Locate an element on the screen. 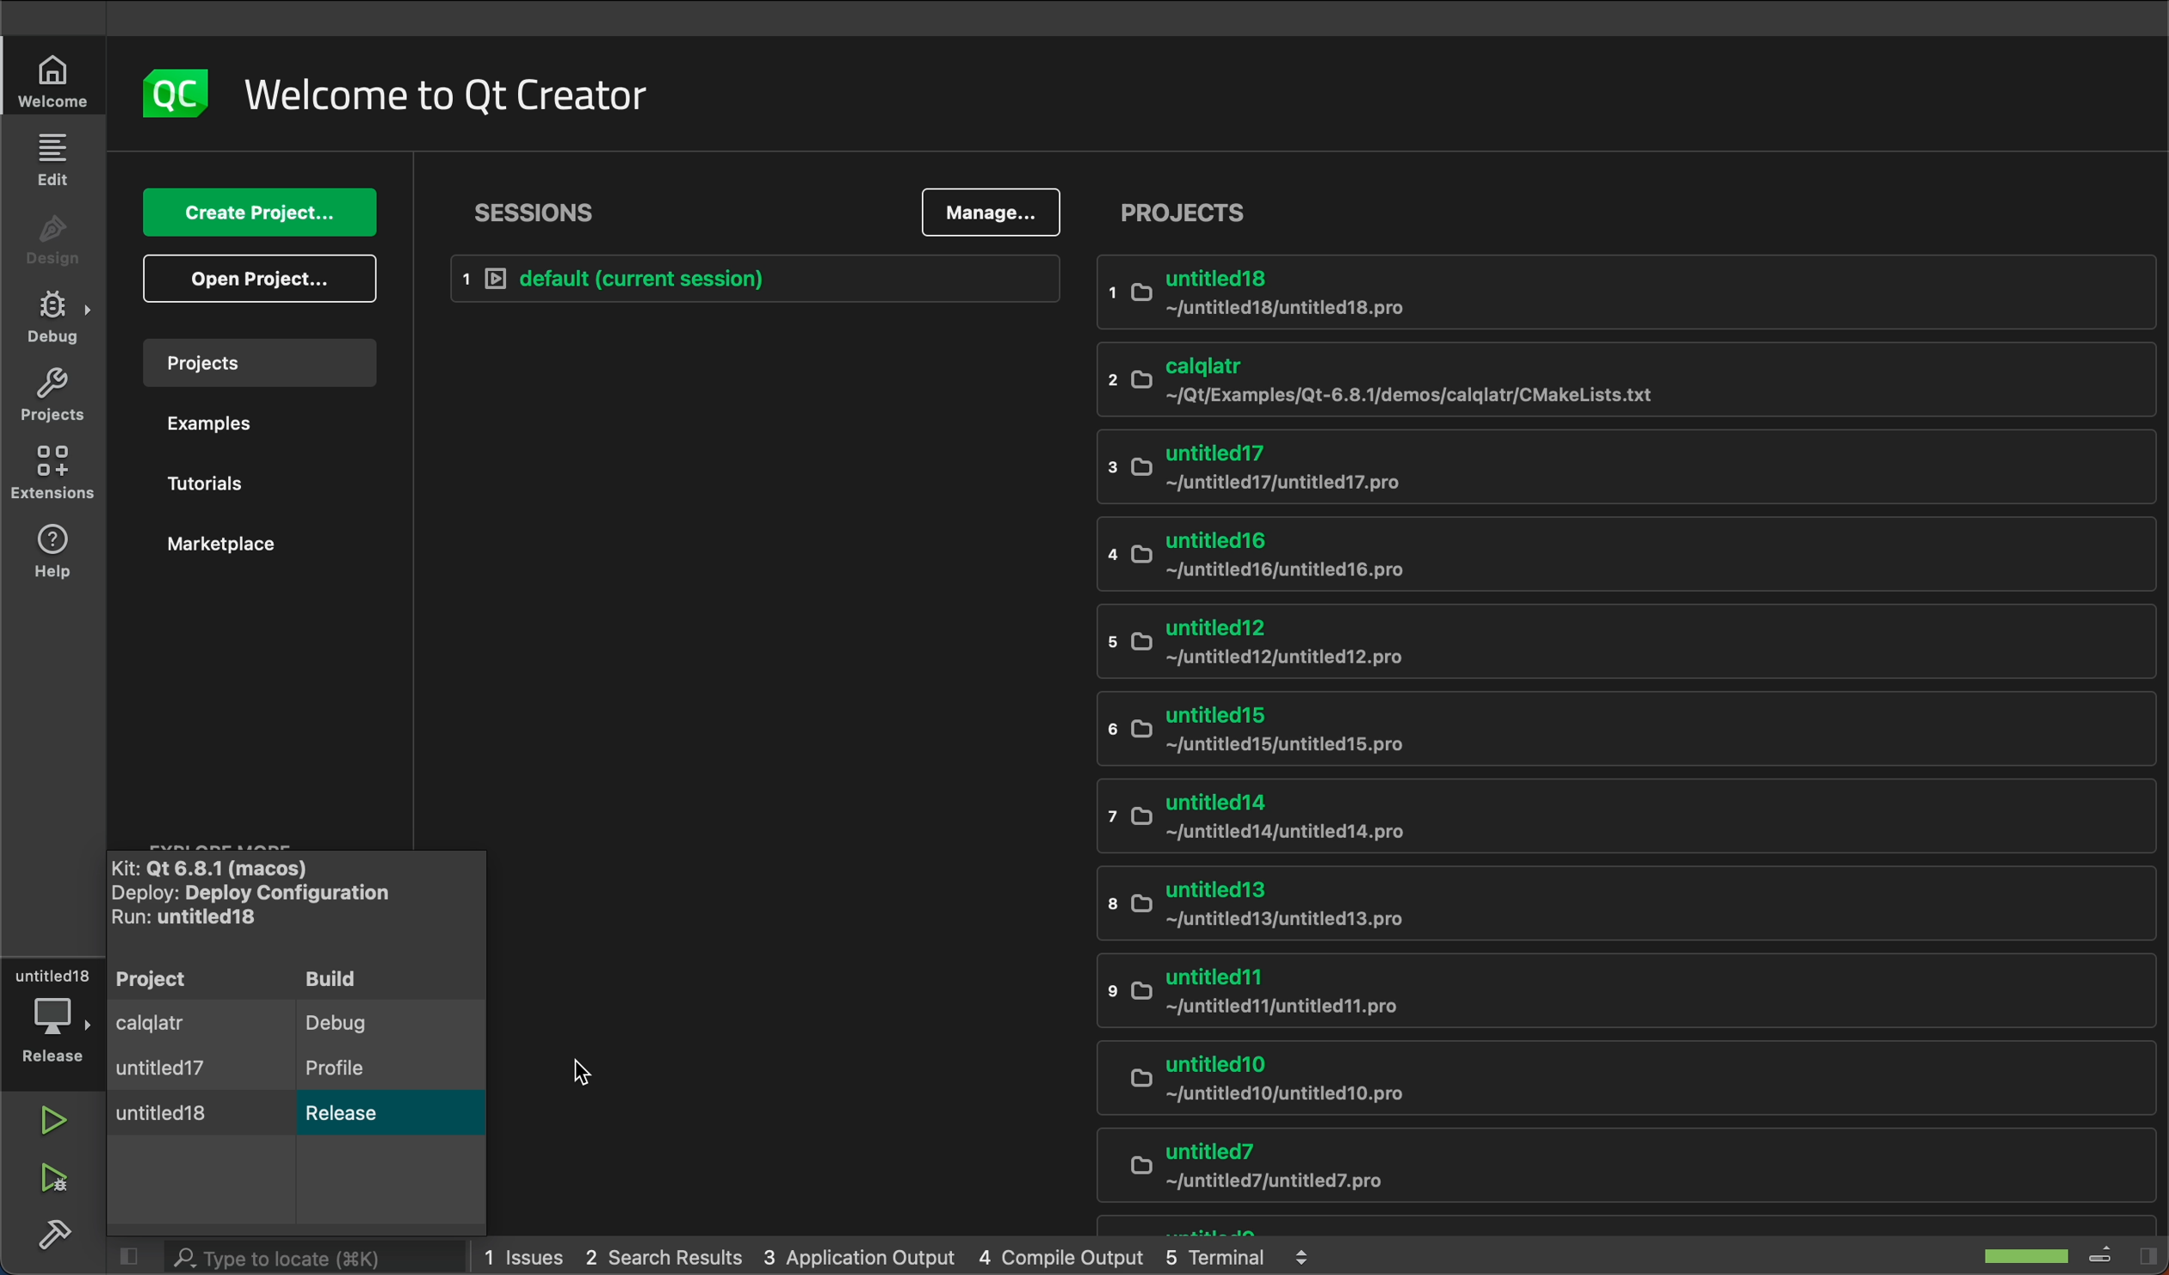 The height and width of the screenshot is (1275, 2169). run is located at coordinates (48, 1119).